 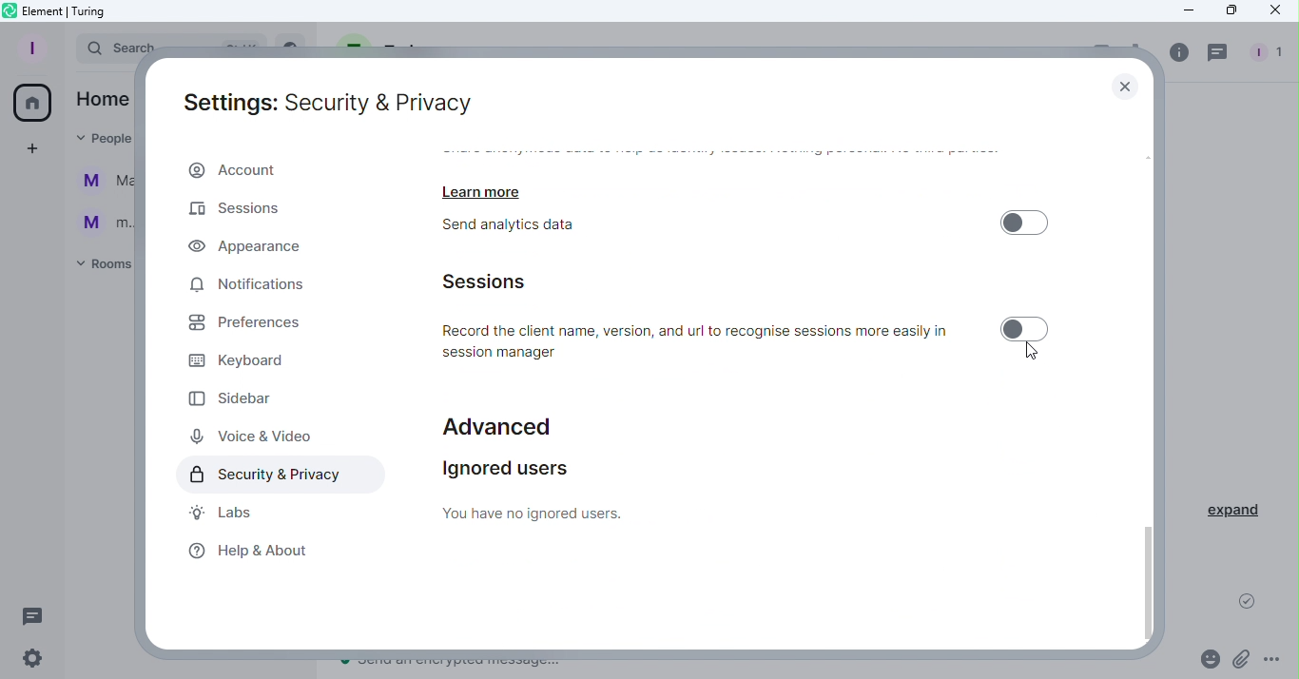 I want to click on Labs, so click(x=222, y=513).